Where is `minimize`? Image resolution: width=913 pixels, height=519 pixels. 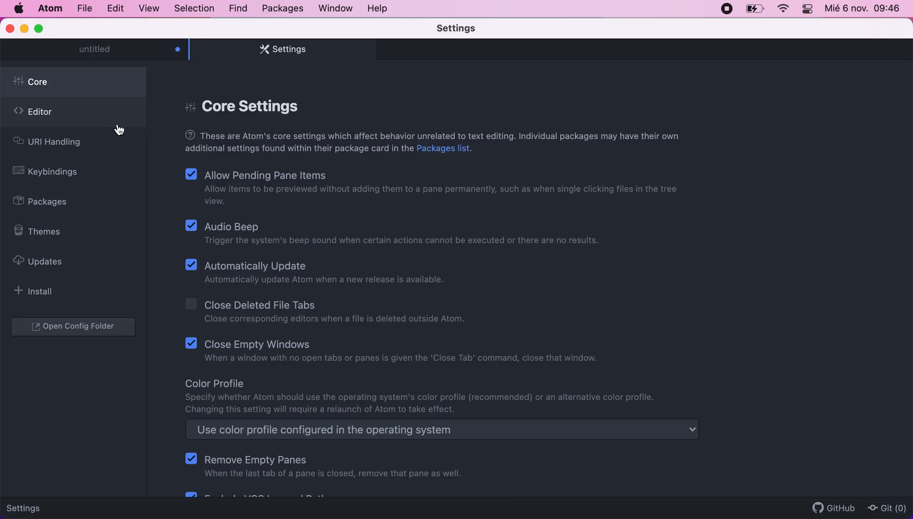 minimize is located at coordinates (25, 28).